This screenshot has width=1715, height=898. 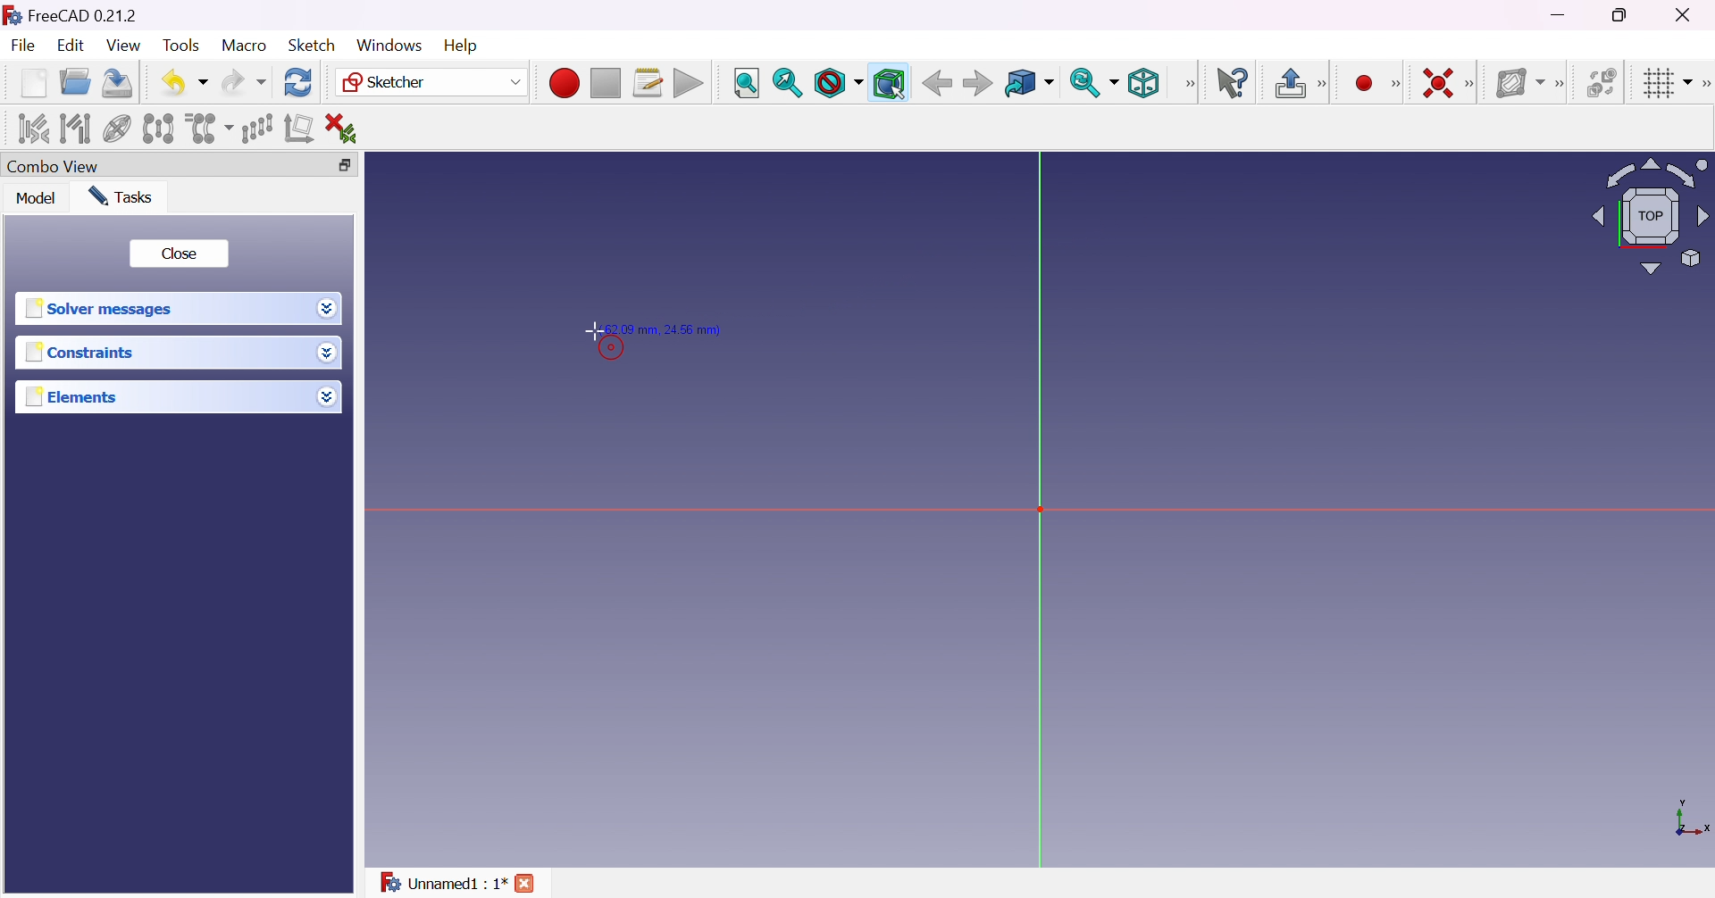 I want to click on Toggle grid, so click(x=1665, y=82).